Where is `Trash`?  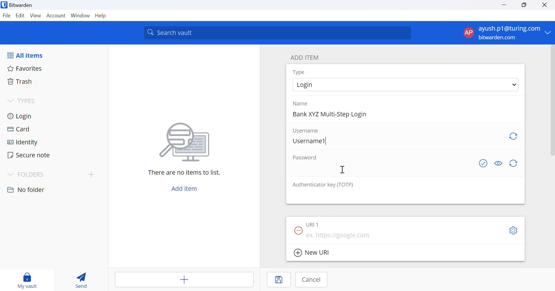 Trash is located at coordinates (20, 81).